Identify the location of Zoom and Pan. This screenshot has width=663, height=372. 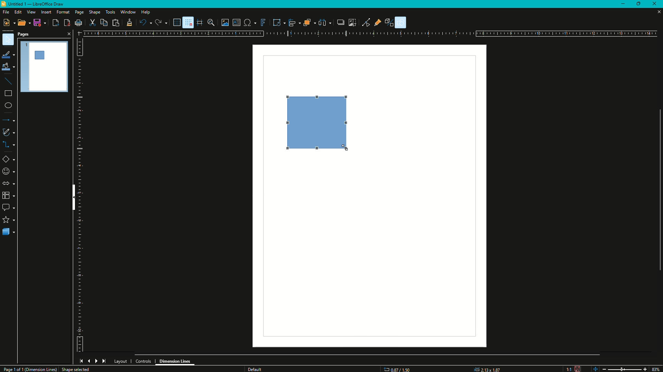
(212, 22).